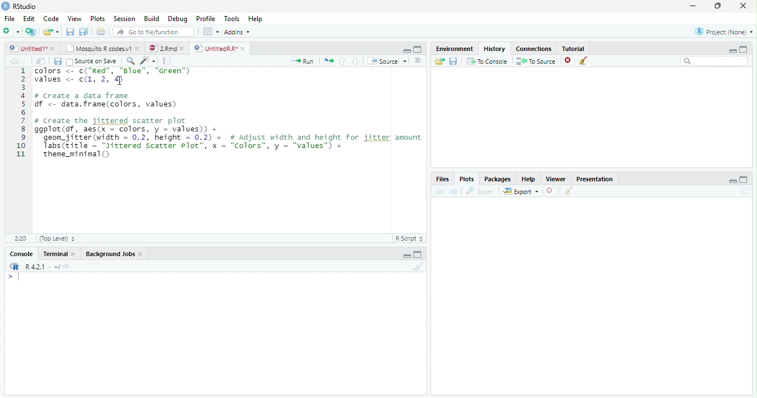 This screenshot has width=757, height=398. What do you see at coordinates (521, 191) in the screenshot?
I see `Export` at bounding box center [521, 191].